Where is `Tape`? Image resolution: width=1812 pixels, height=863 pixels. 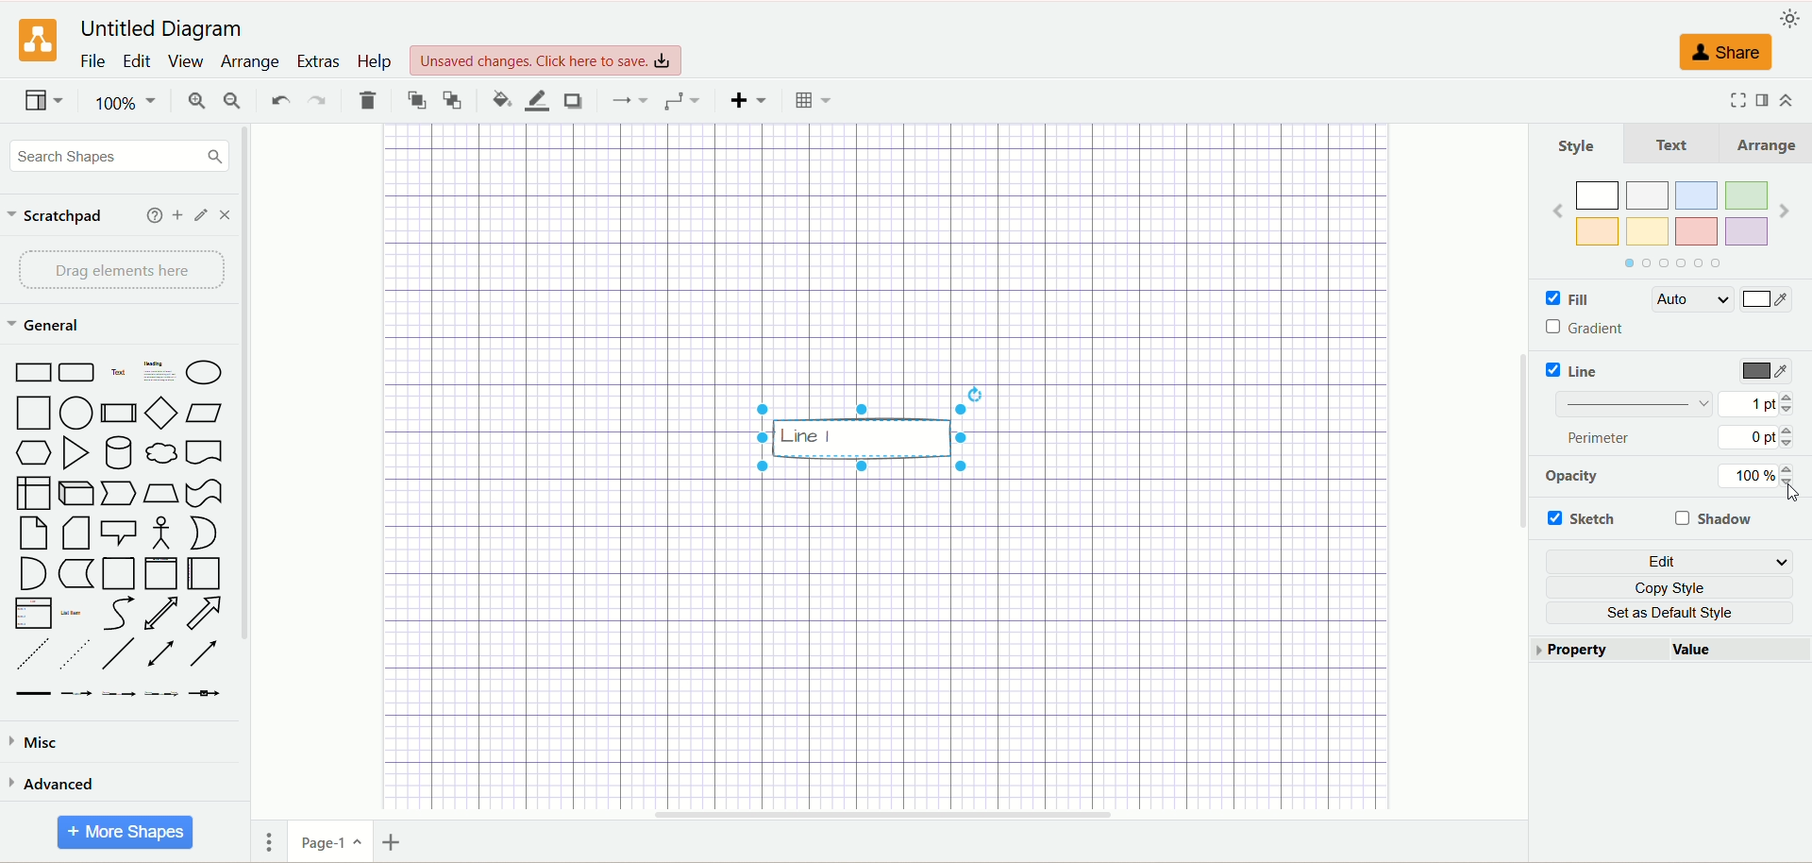 Tape is located at coordinates (204, 493).